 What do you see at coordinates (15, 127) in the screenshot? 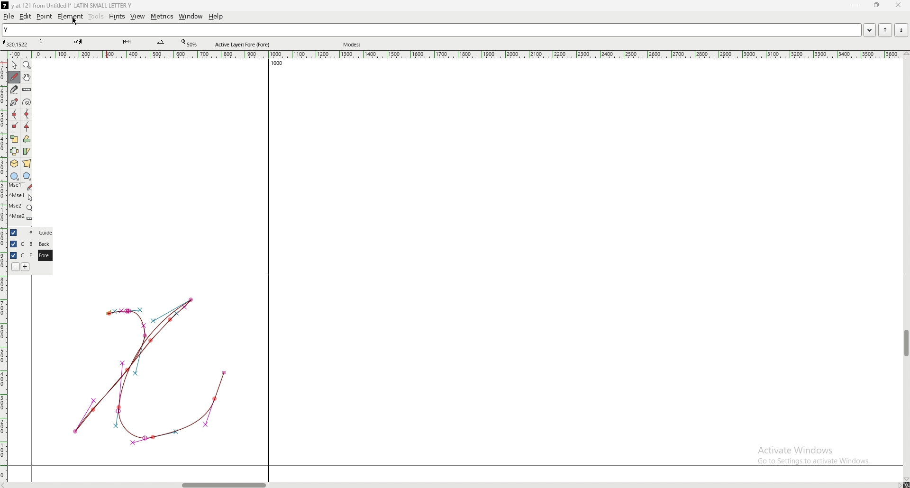
I see `add a corner point` at bounding box center [15, 127].